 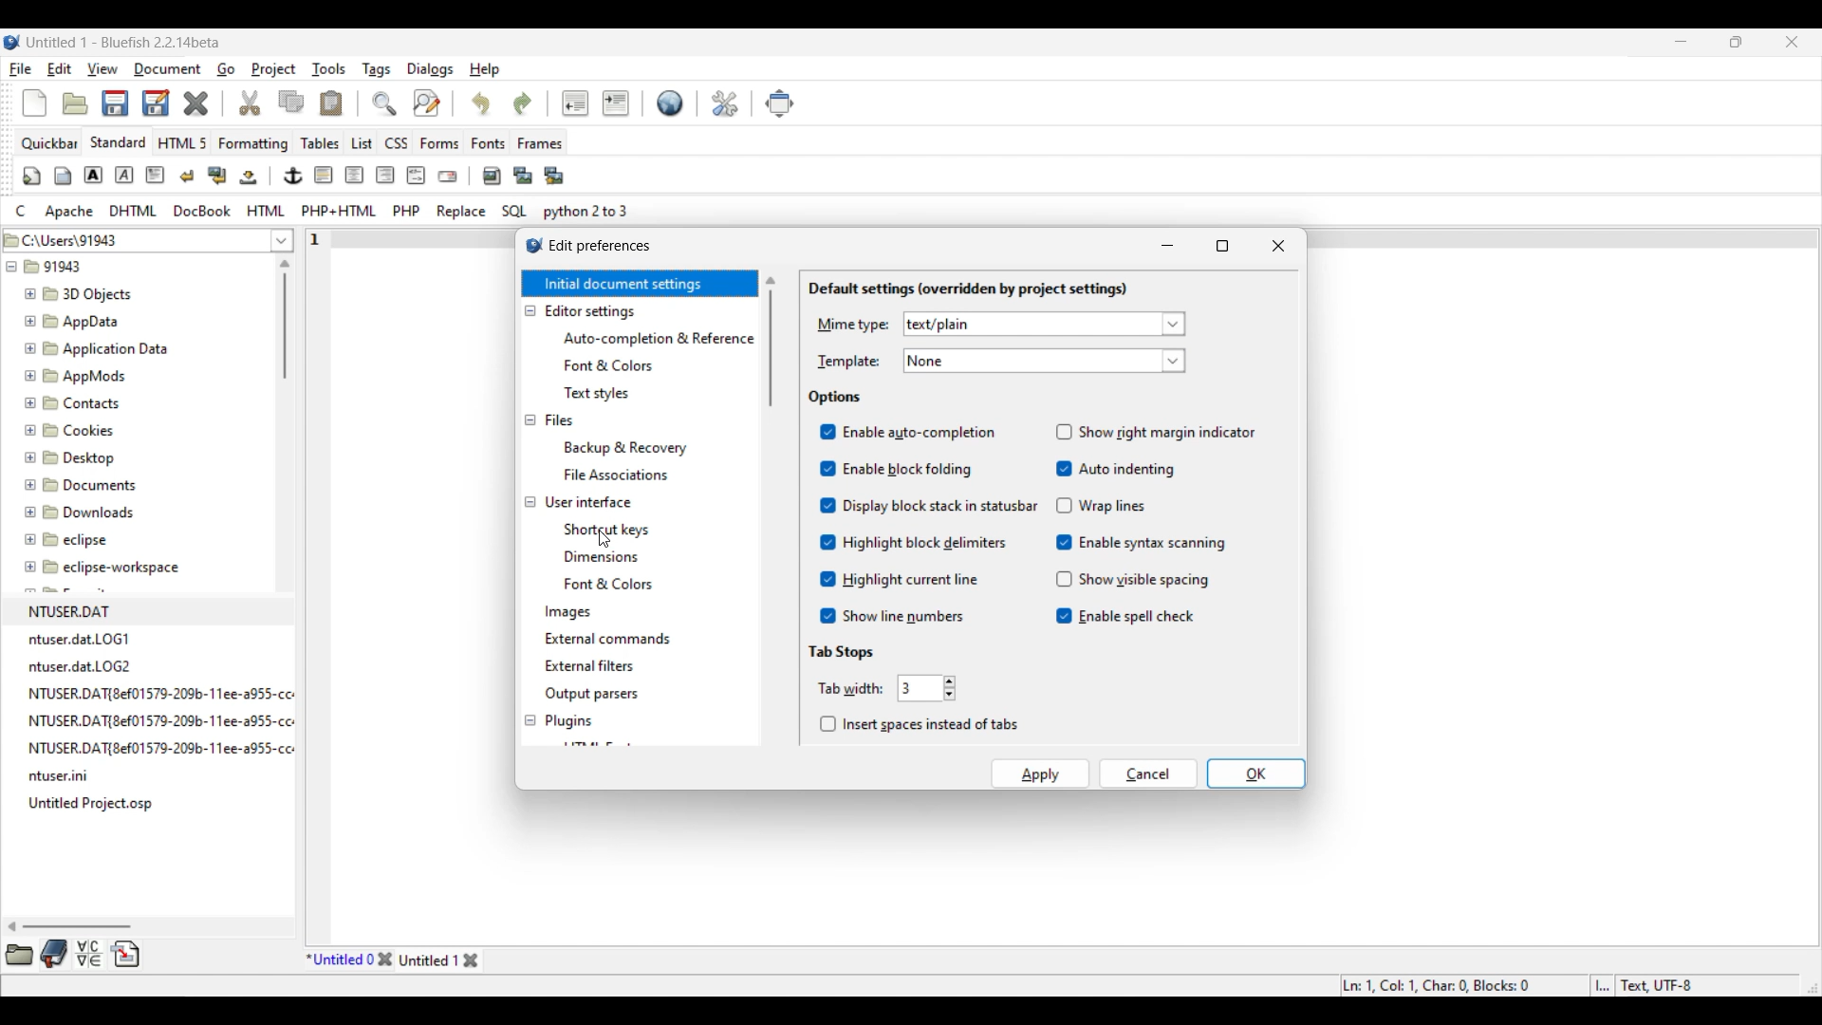 I want to click on Move, so click(x=780, y=104).